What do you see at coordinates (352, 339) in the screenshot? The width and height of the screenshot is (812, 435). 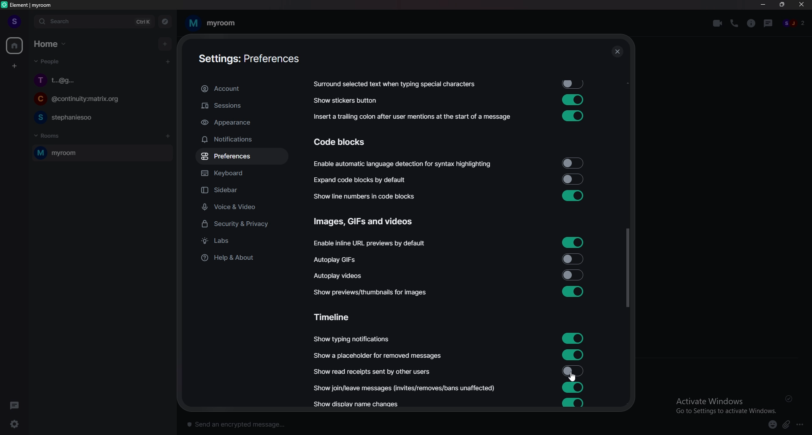 I see `show typing notification` at bounding box center [352, 339].